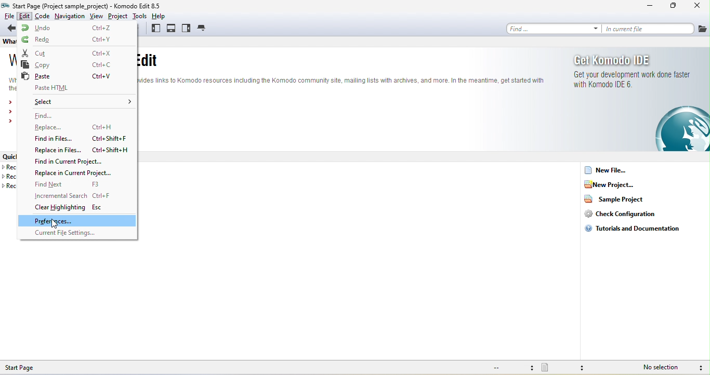 This screenshot has height=375, width=710. Describe the element at coordinates (650, 29) in the screenshot. I see `in current file` at that location.